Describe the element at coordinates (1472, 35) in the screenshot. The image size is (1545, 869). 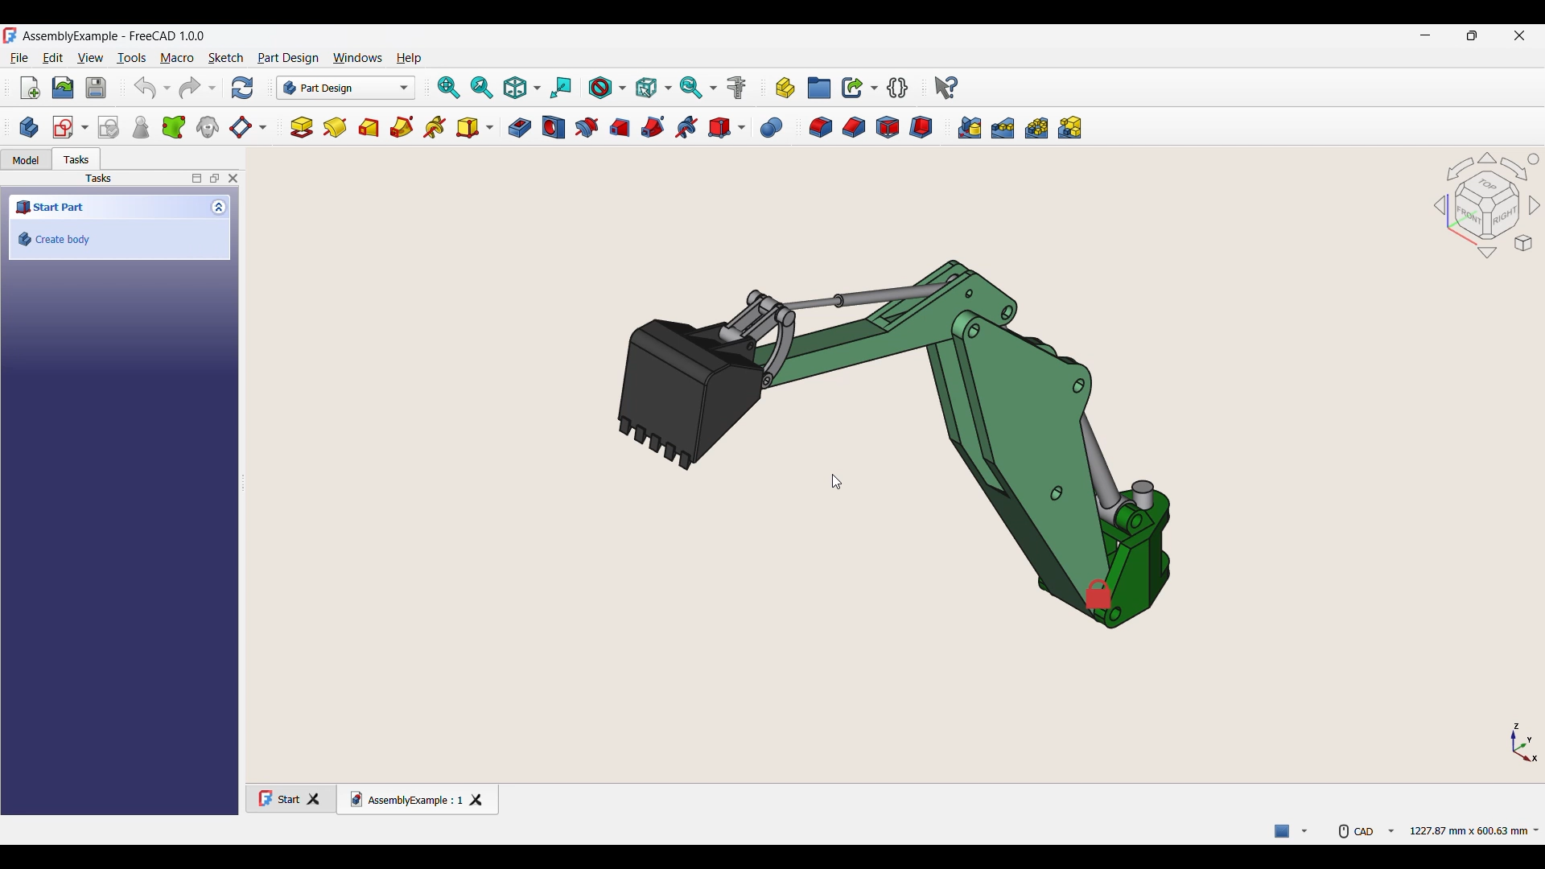
I see `Show in smaller tab` at that location.